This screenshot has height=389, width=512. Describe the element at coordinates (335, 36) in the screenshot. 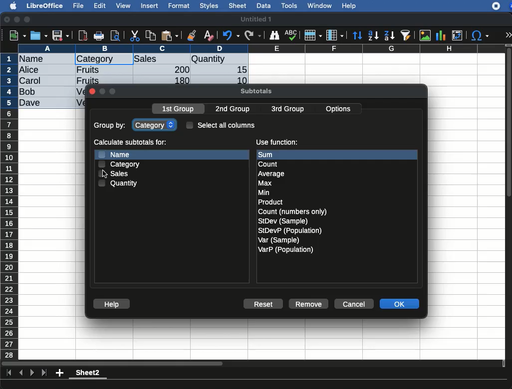

I see `column` at that location.